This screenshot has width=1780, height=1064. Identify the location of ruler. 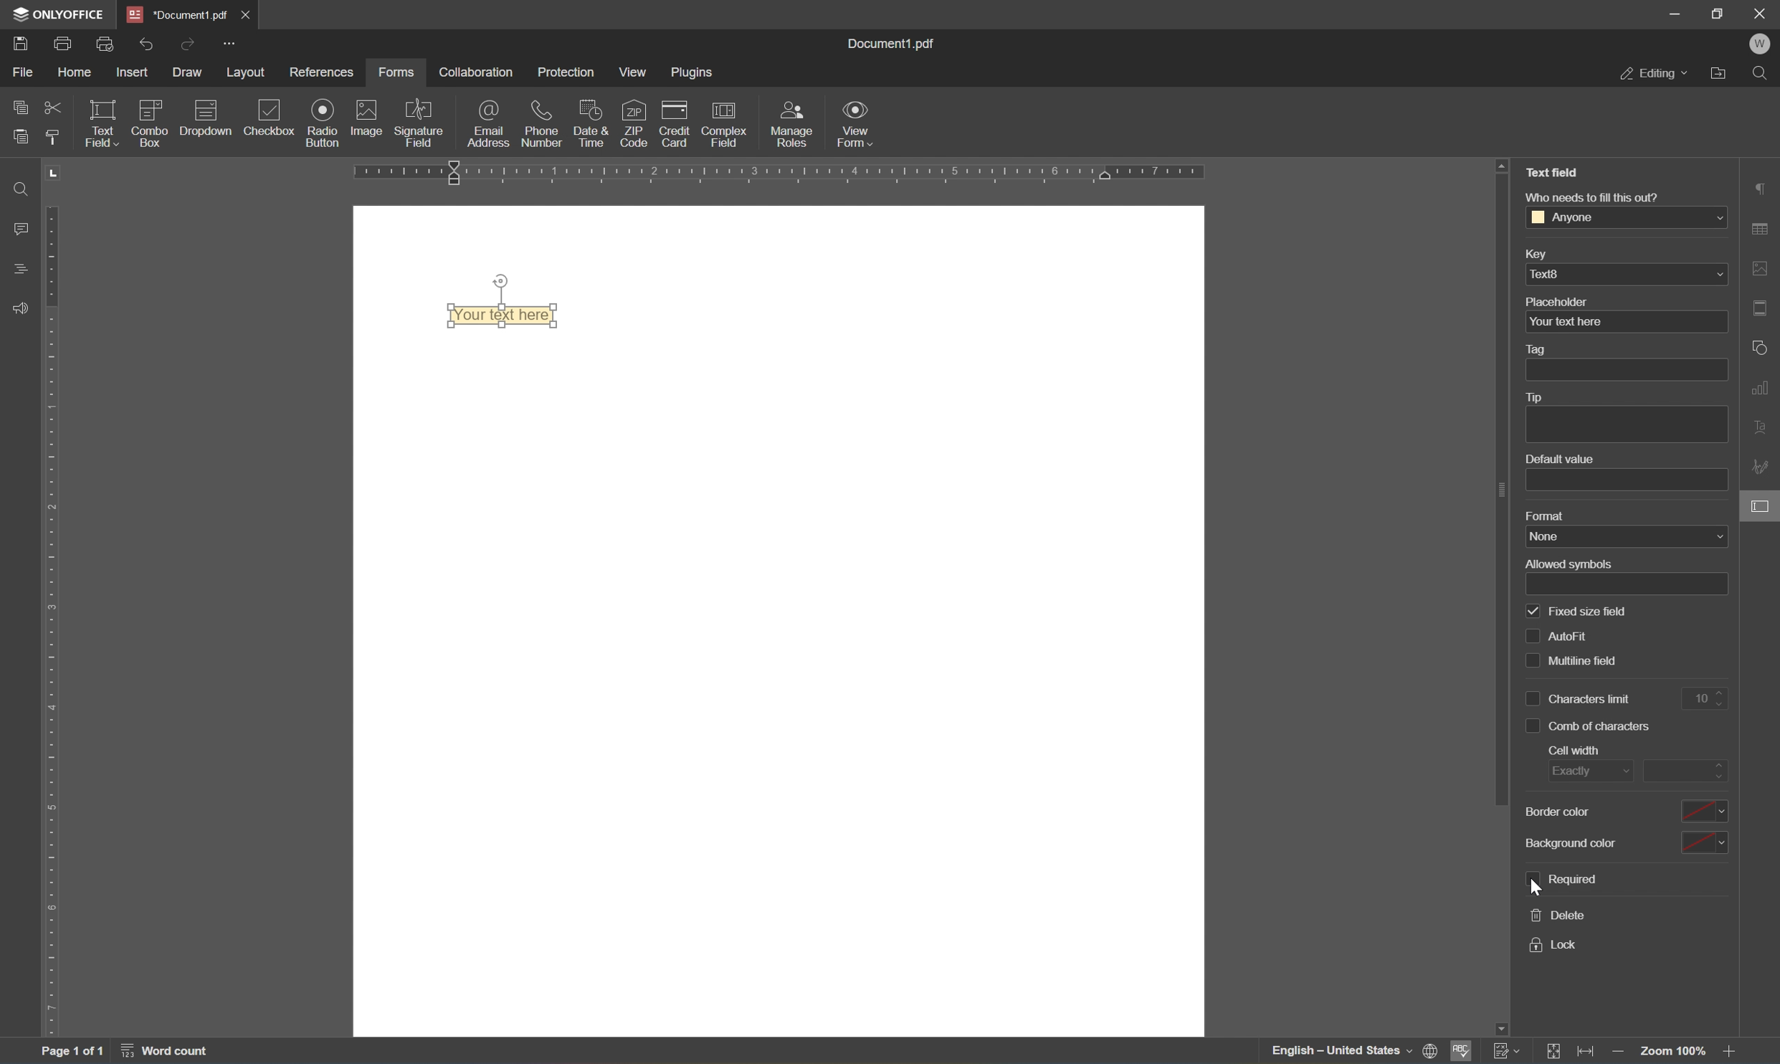
(57, 622).